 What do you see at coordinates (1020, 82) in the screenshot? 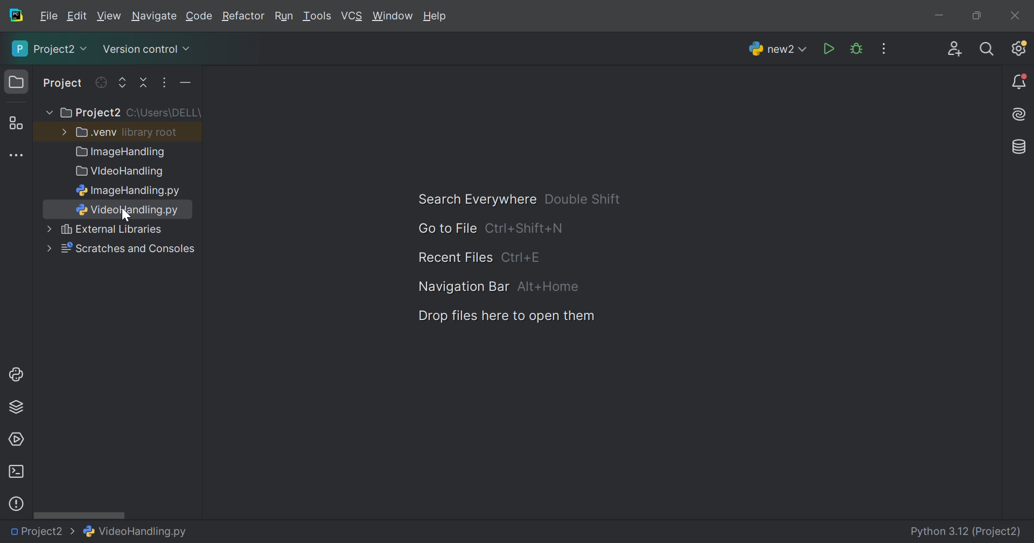
I see `Notifications` at bounding box center [1020, 82].